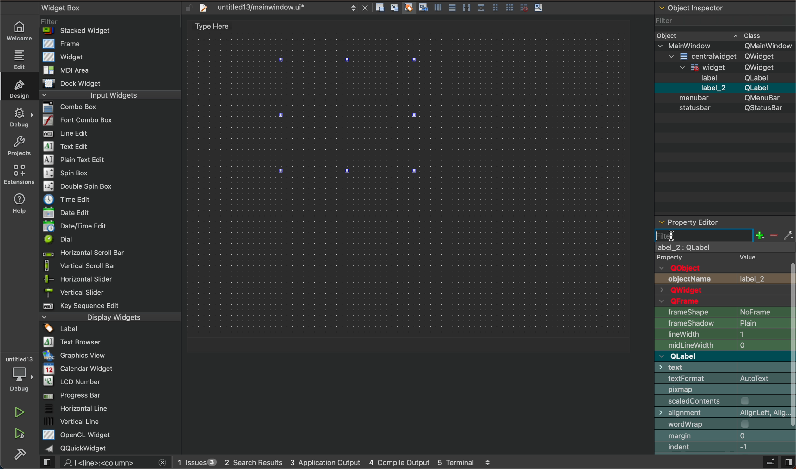 The image size is (796, 469). What do you see at coordinates (724, 108) in the screenshot?
I see `object inspector` at bounding box center [724, 108].